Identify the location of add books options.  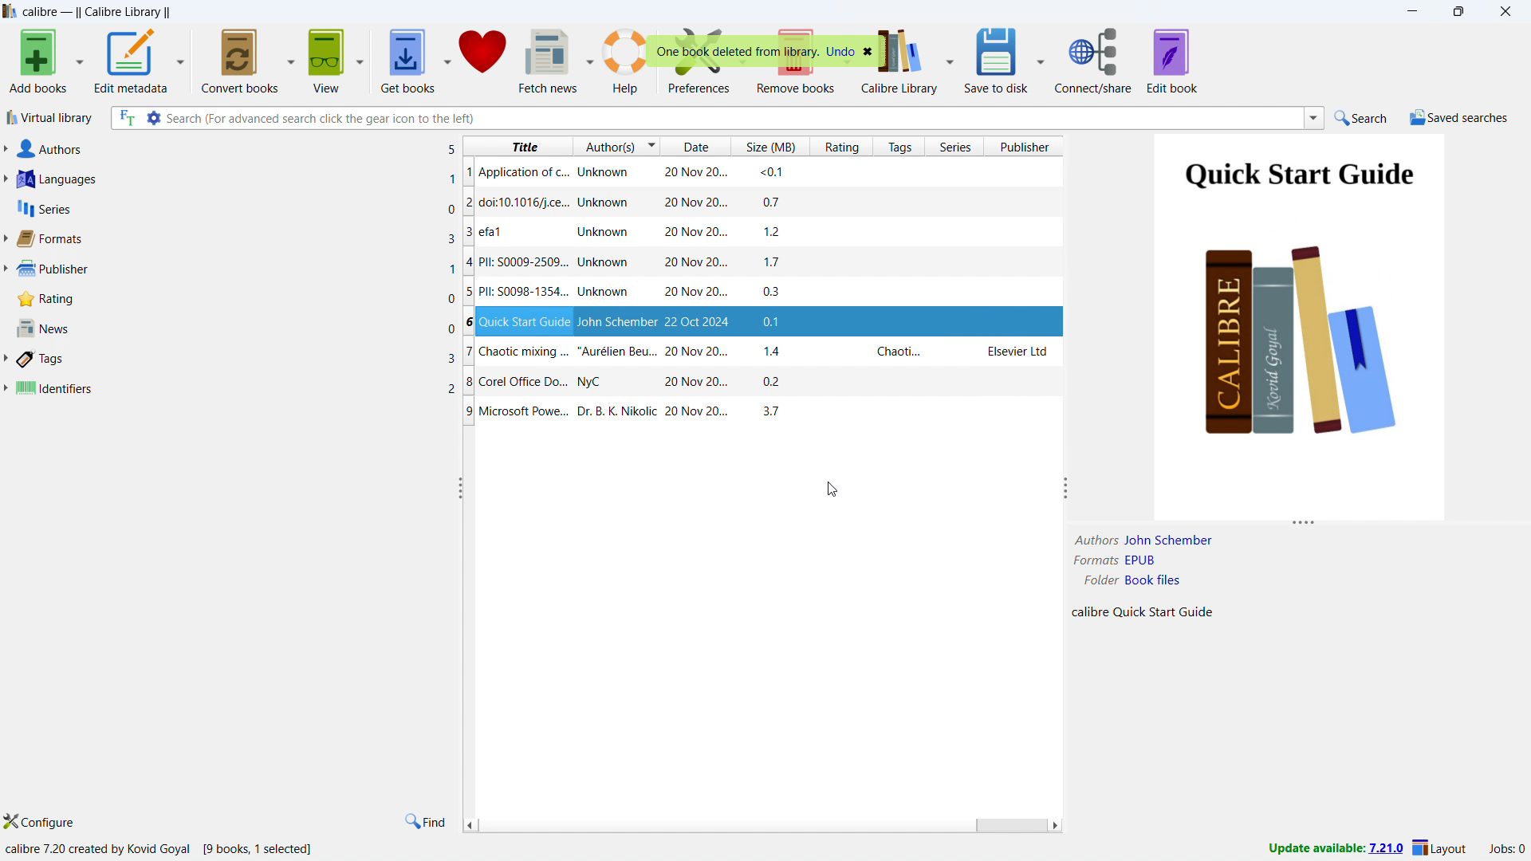
(80, 60).